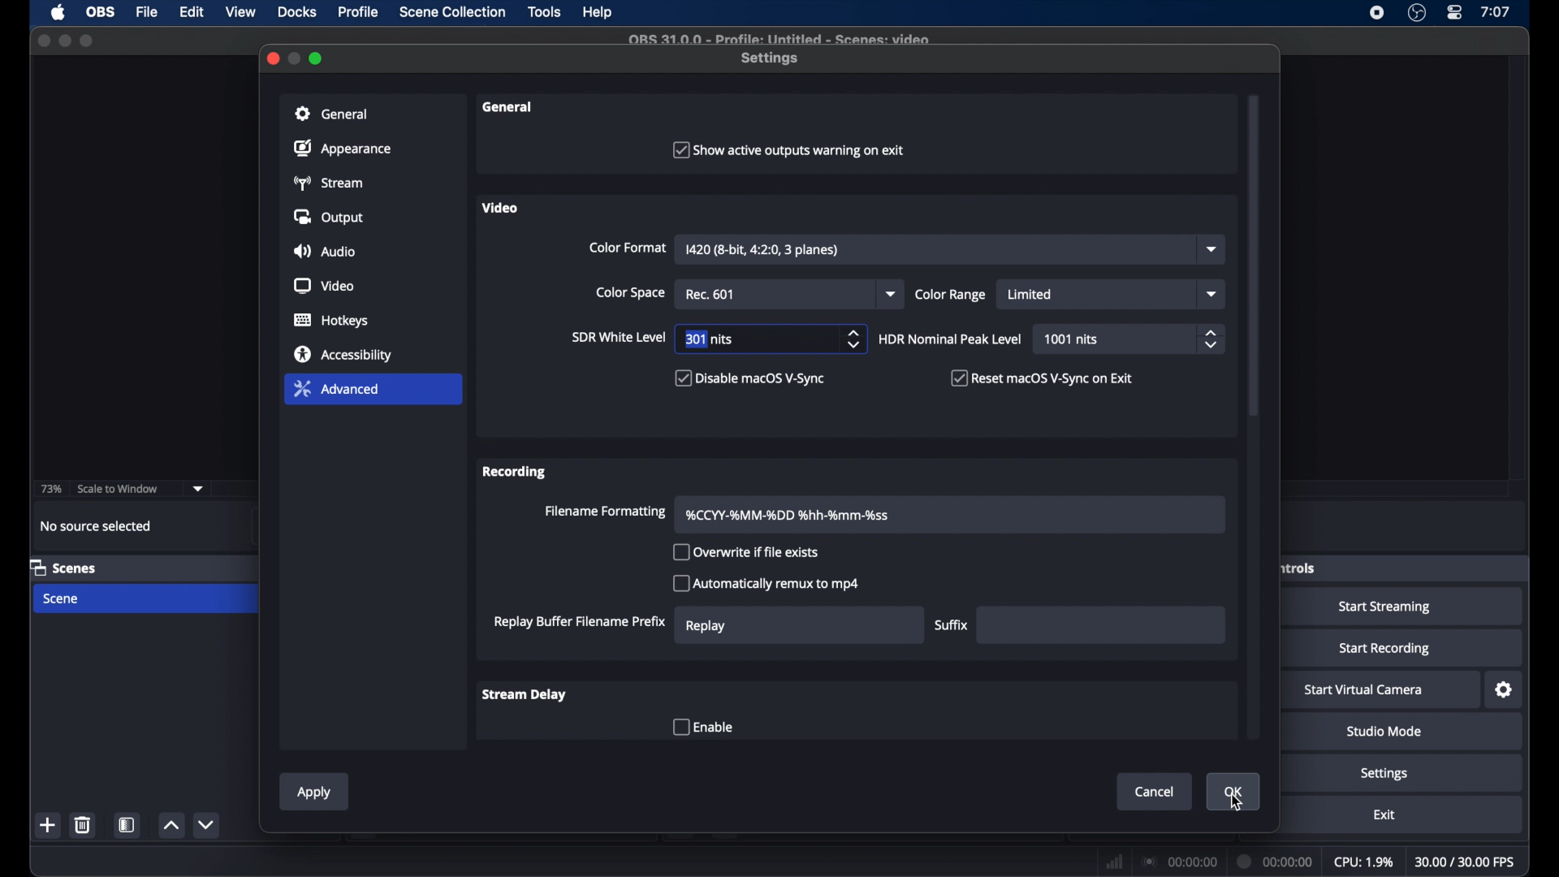 This screenshot has width=1559, height=877. What do you see at coordinates (598, 12) in the screenshot?
I see `help` at bounding box center [598, 12].